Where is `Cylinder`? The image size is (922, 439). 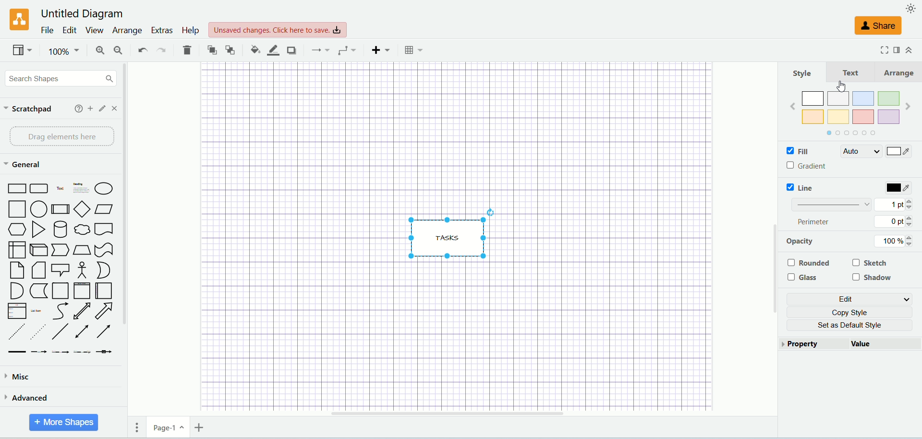 Cylinder is located at coordinates (60, 229).